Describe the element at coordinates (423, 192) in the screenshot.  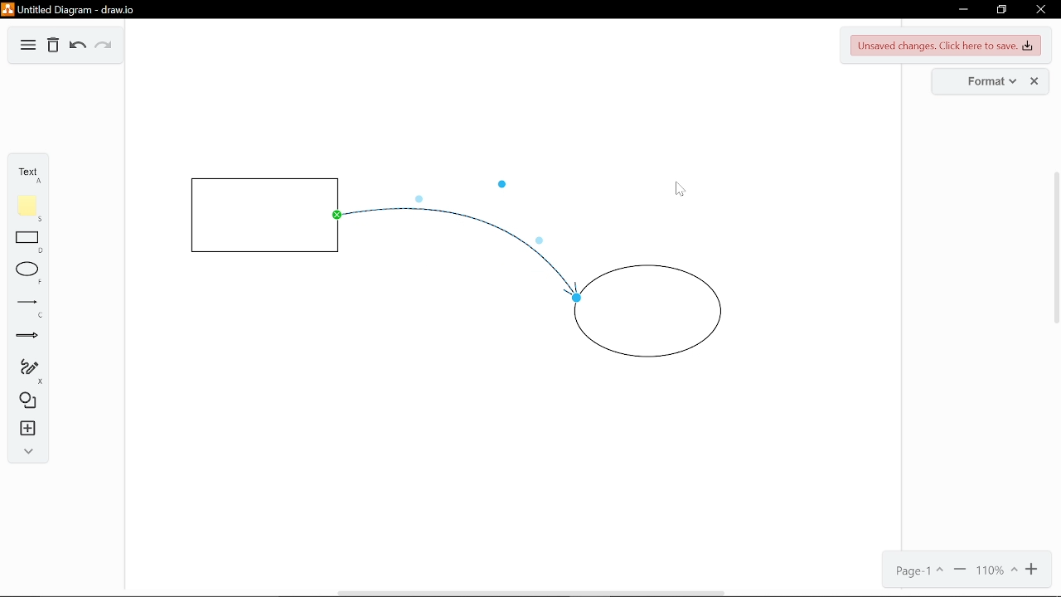
I see `Bending point` at that location.